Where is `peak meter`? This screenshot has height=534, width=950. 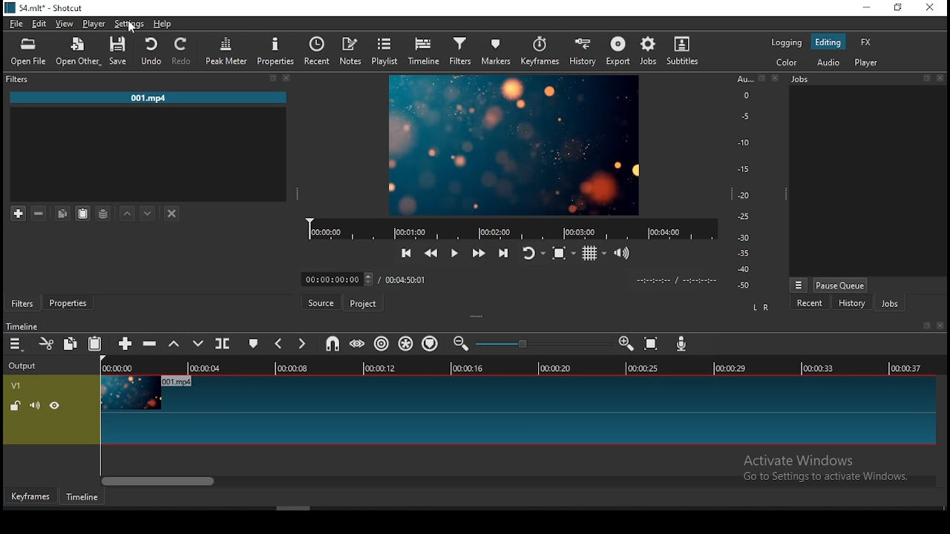
peak meter is located at coordinates (226, 51).